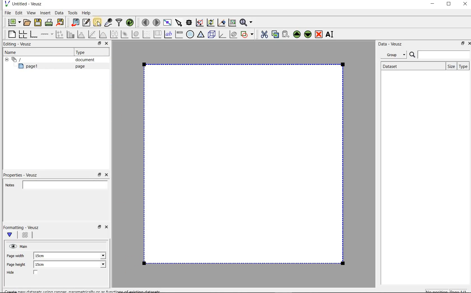 The height and width of the screenshot is (293, 471). What do you see at coordinates (468, 43) in the screenshot?
I see `Close` at bounding box center [468, 43].